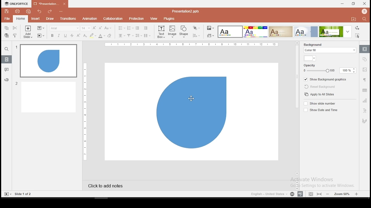 Image resolution: width=371 pixels, height=208 pixels. What do you see at coordinates (6, 69) in the screenshot?
I see `comments` at bounding box center [6, 69].